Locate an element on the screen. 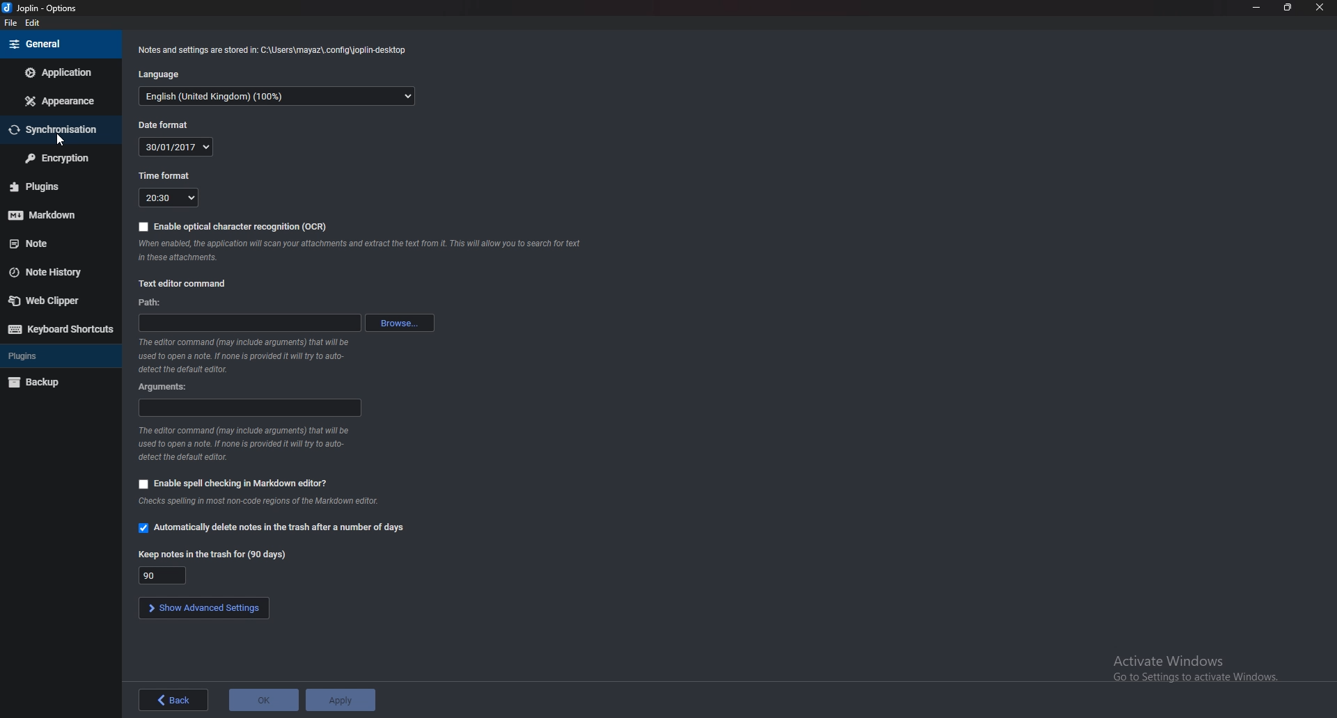  arguments input is located at coordinates (250, 407).